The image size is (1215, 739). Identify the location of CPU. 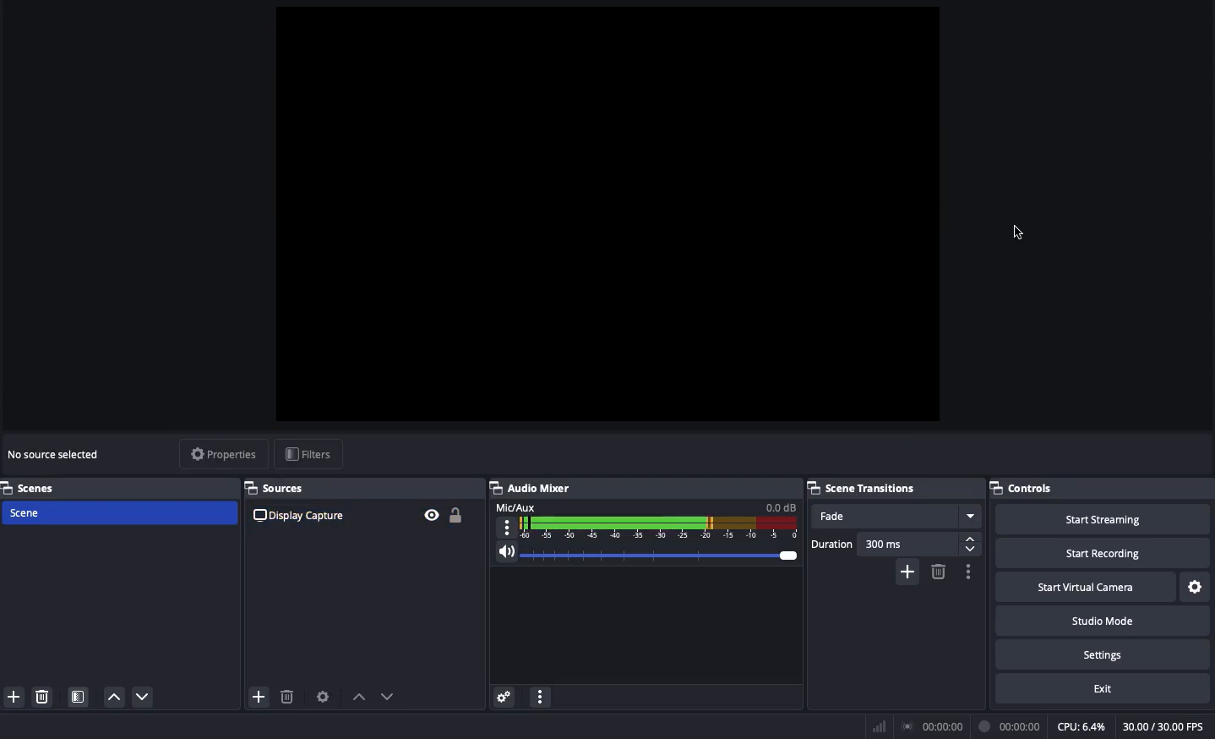
(1081, 727).